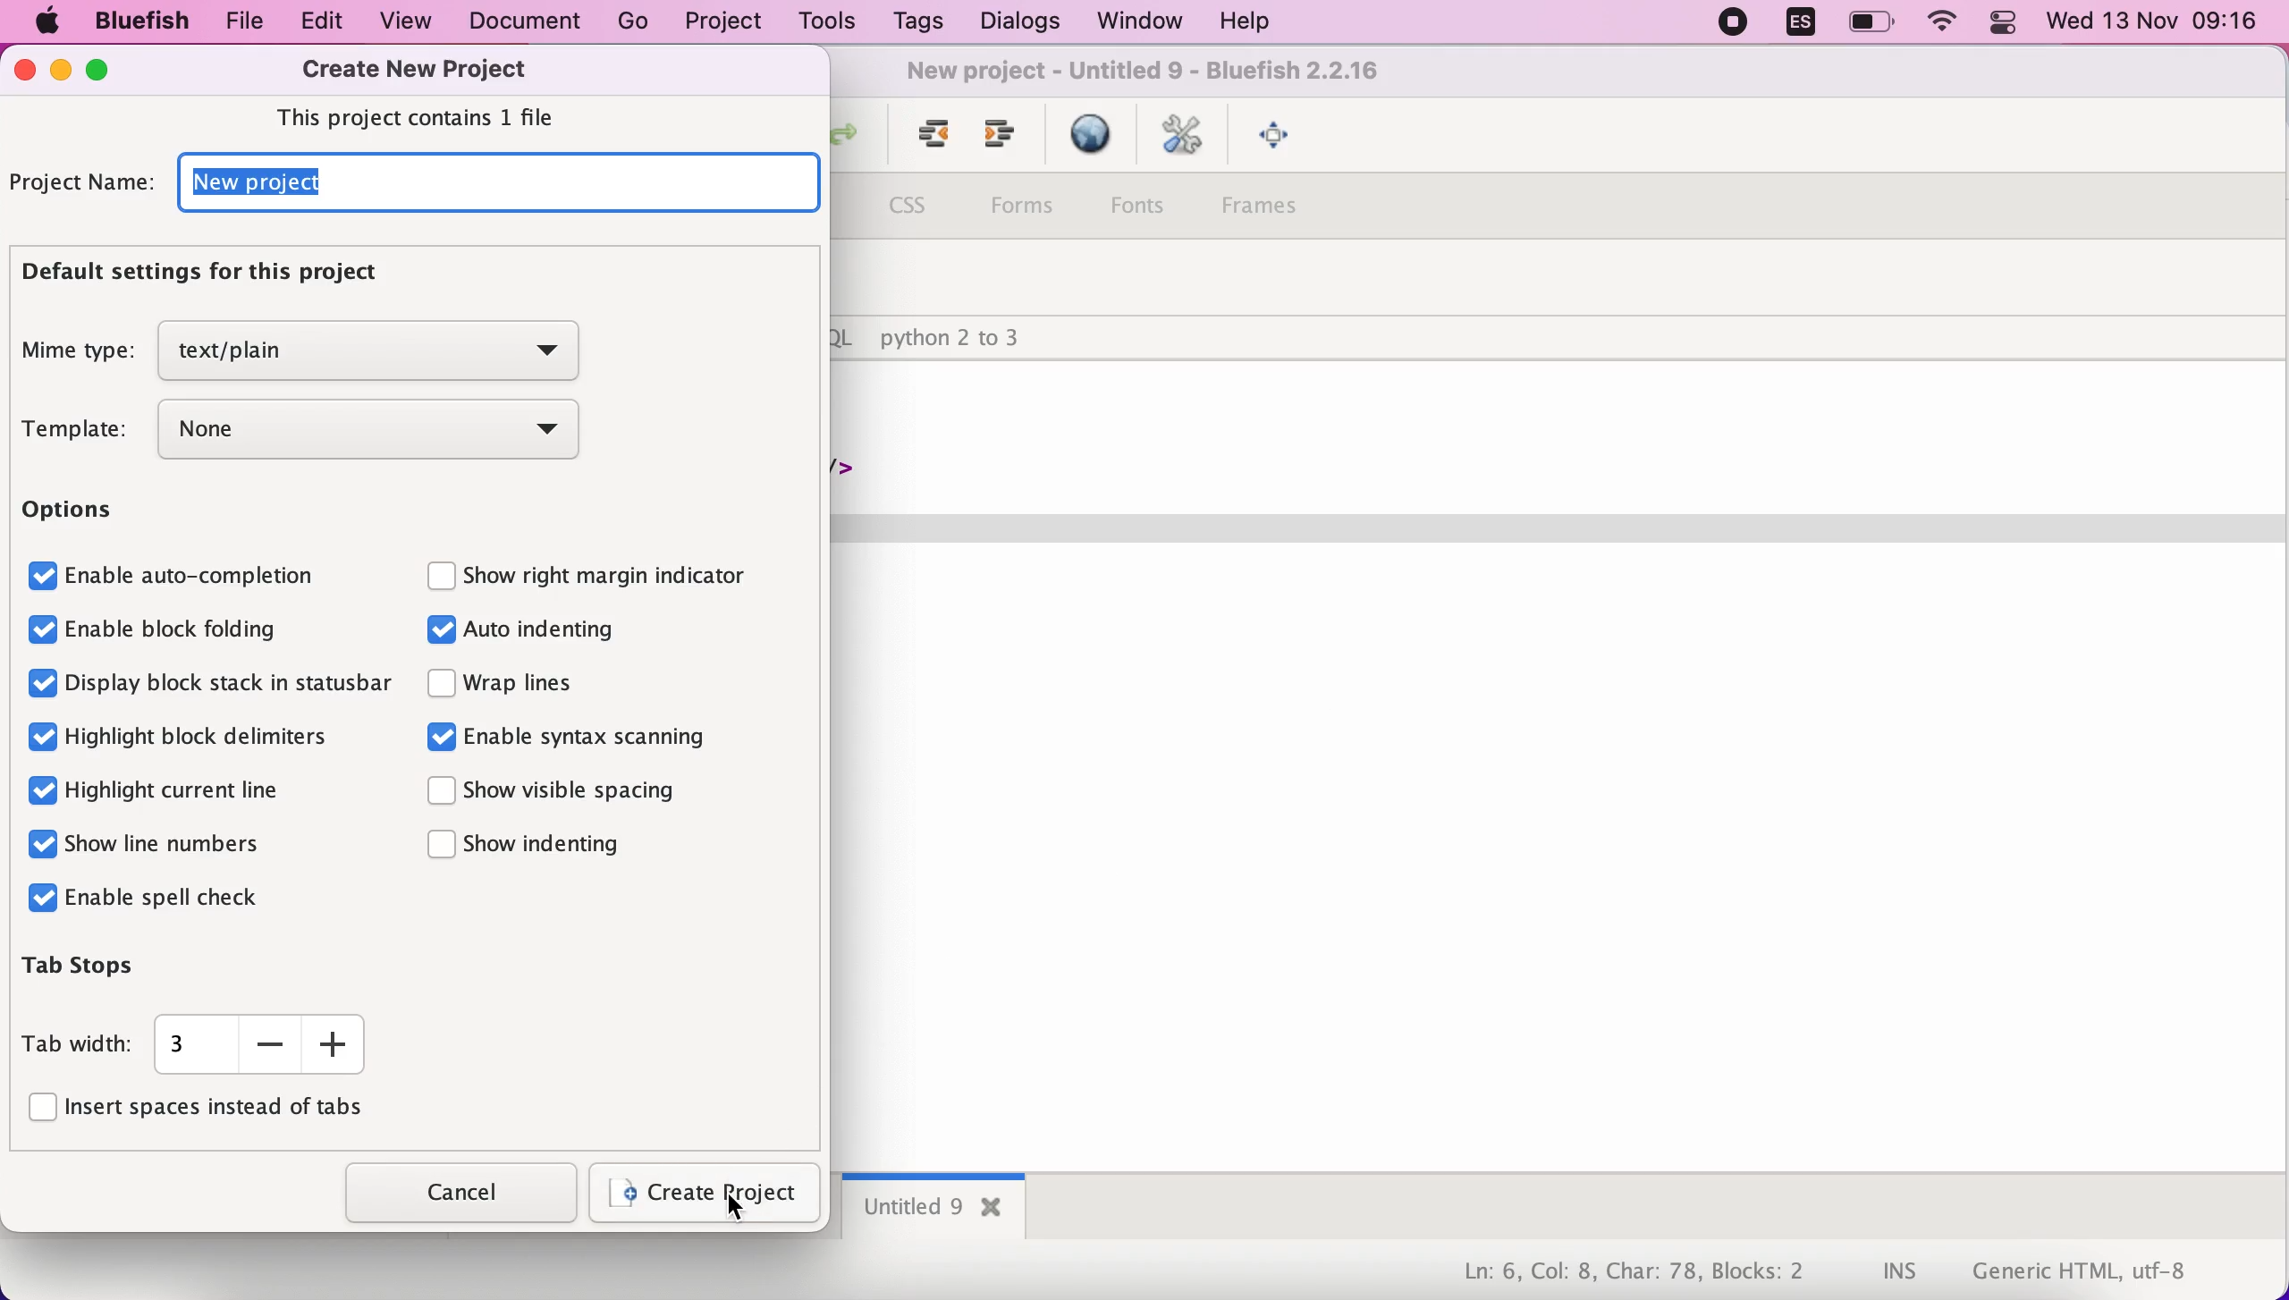 Image resolution: width=2289 pixels, height=1300 pixels. Describe the element at coordinates (533, 845) in the screenshot. I see `show indenting` at that location.